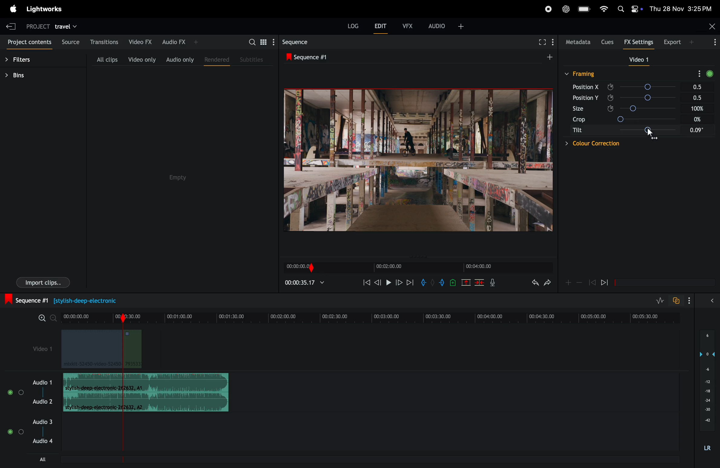 This screenshot has width=720, height=468. Describe the element at coordinates (419, 160) in the screenshot. I see `output frames` at that location.